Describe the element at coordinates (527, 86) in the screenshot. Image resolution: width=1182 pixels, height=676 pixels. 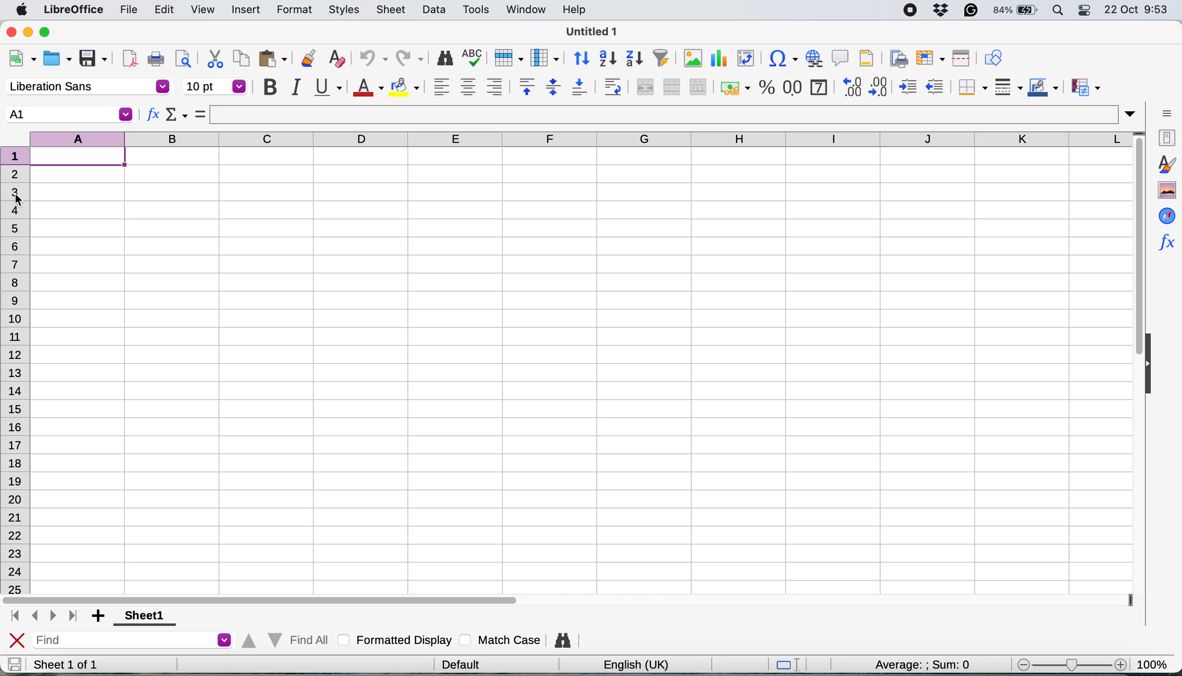
I see `align top` at that location.